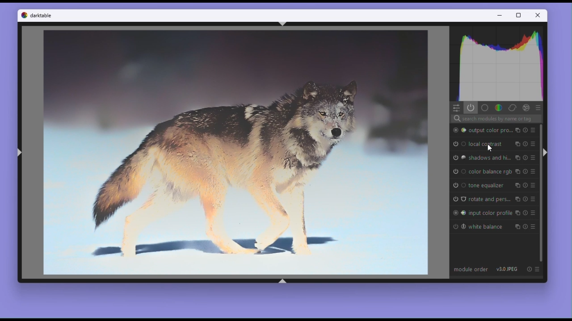  Describe the element at coordinates (484, 108) in the screenshot. I see `base` at that location.